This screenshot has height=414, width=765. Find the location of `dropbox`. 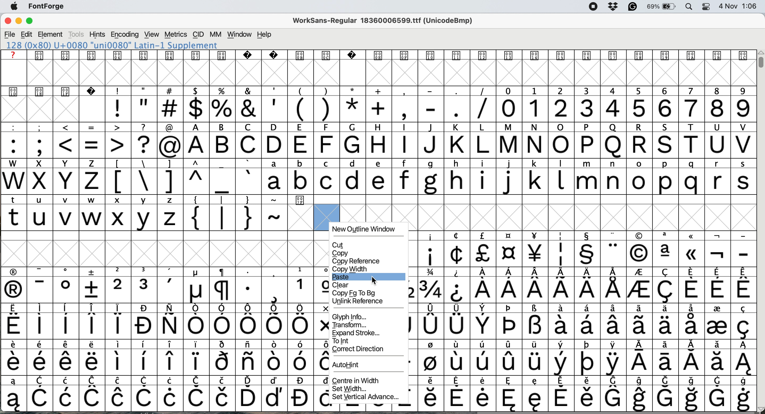

dropbox is located at coordinates (612, 7).